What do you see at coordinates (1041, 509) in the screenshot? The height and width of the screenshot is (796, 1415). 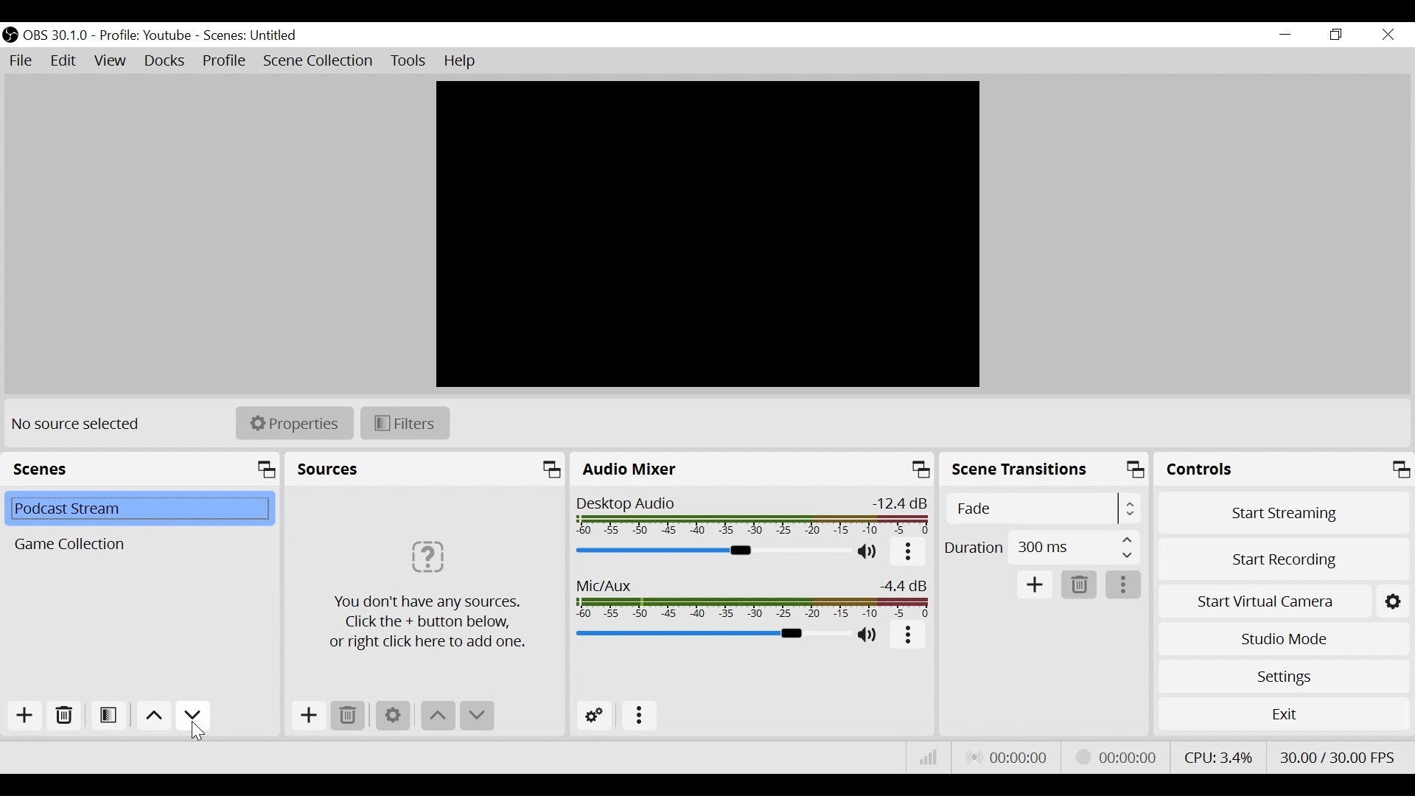 I see `(un)select Scene Transition` at bounding box center [1041, 509].